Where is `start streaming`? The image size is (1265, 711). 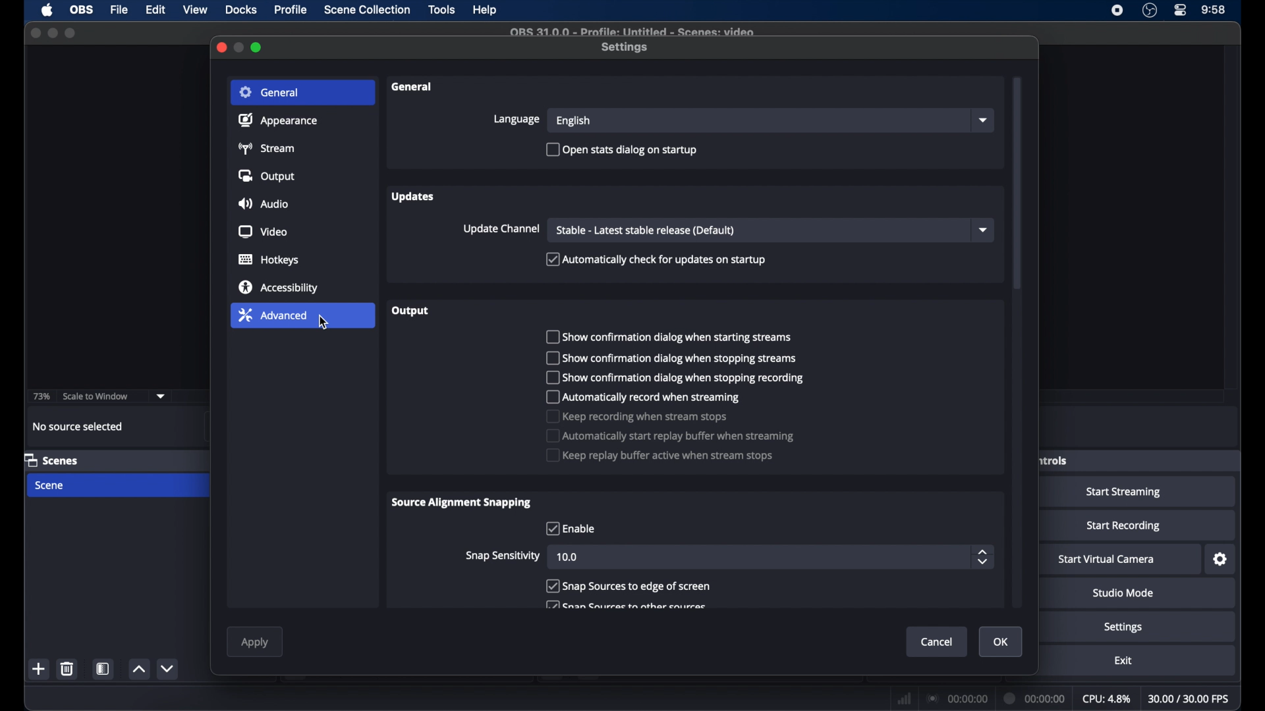
start streaming is located at coordinates (1124, 492).